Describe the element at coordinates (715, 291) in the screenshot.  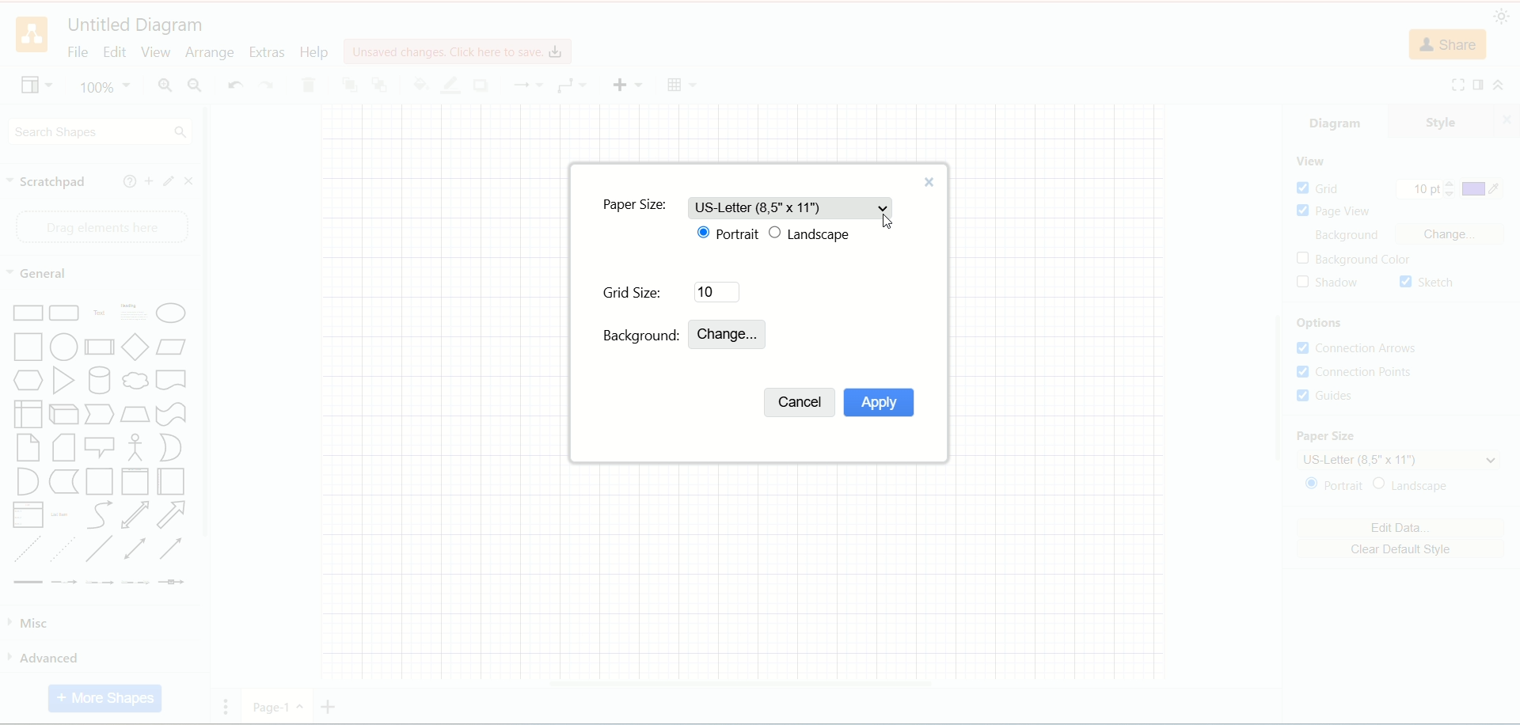
I see `10` at that location.